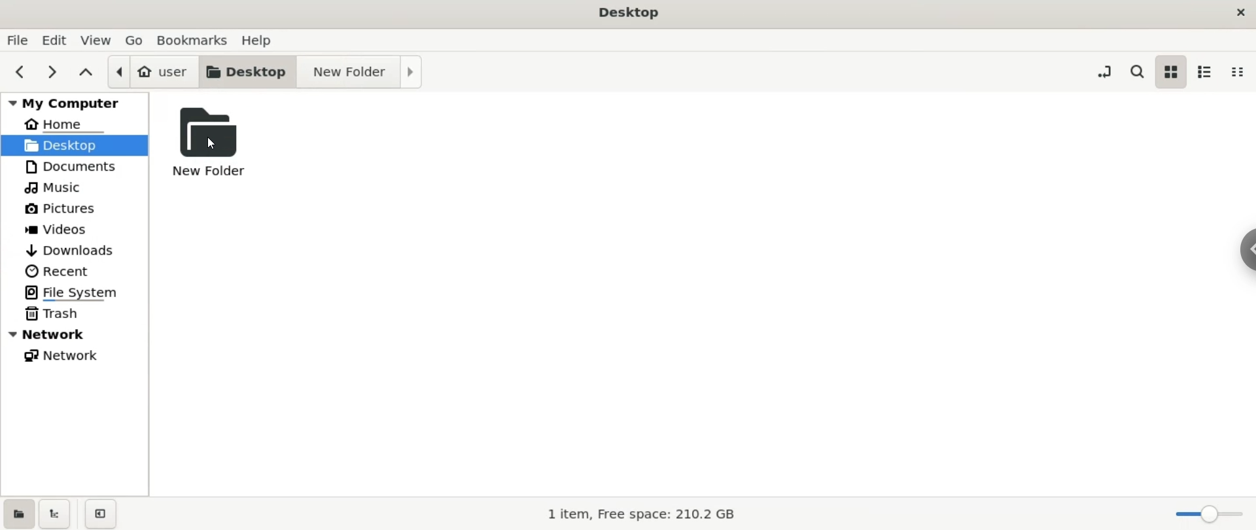 Image resolution: width=1256 pixels, height=530 pixels. Describe the element at coordinates (97, 41) in the screenshot. I see `view` at that location.